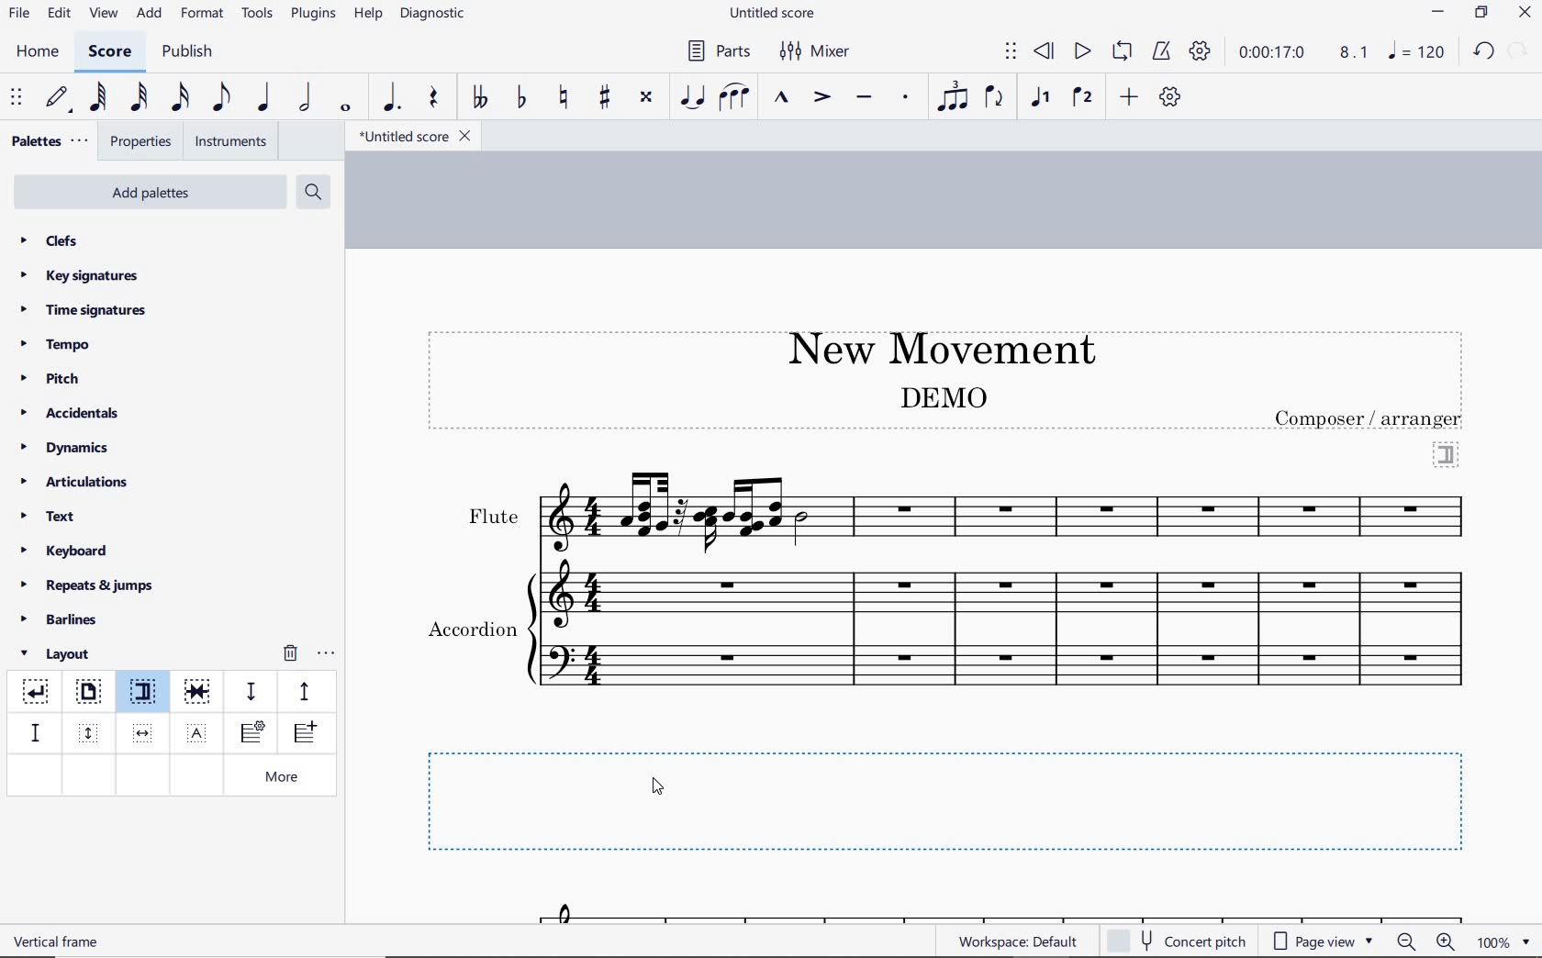 Image resolution: width=1542 pixels, height=958 pixels. I want to click on tie, so click(694, 98).